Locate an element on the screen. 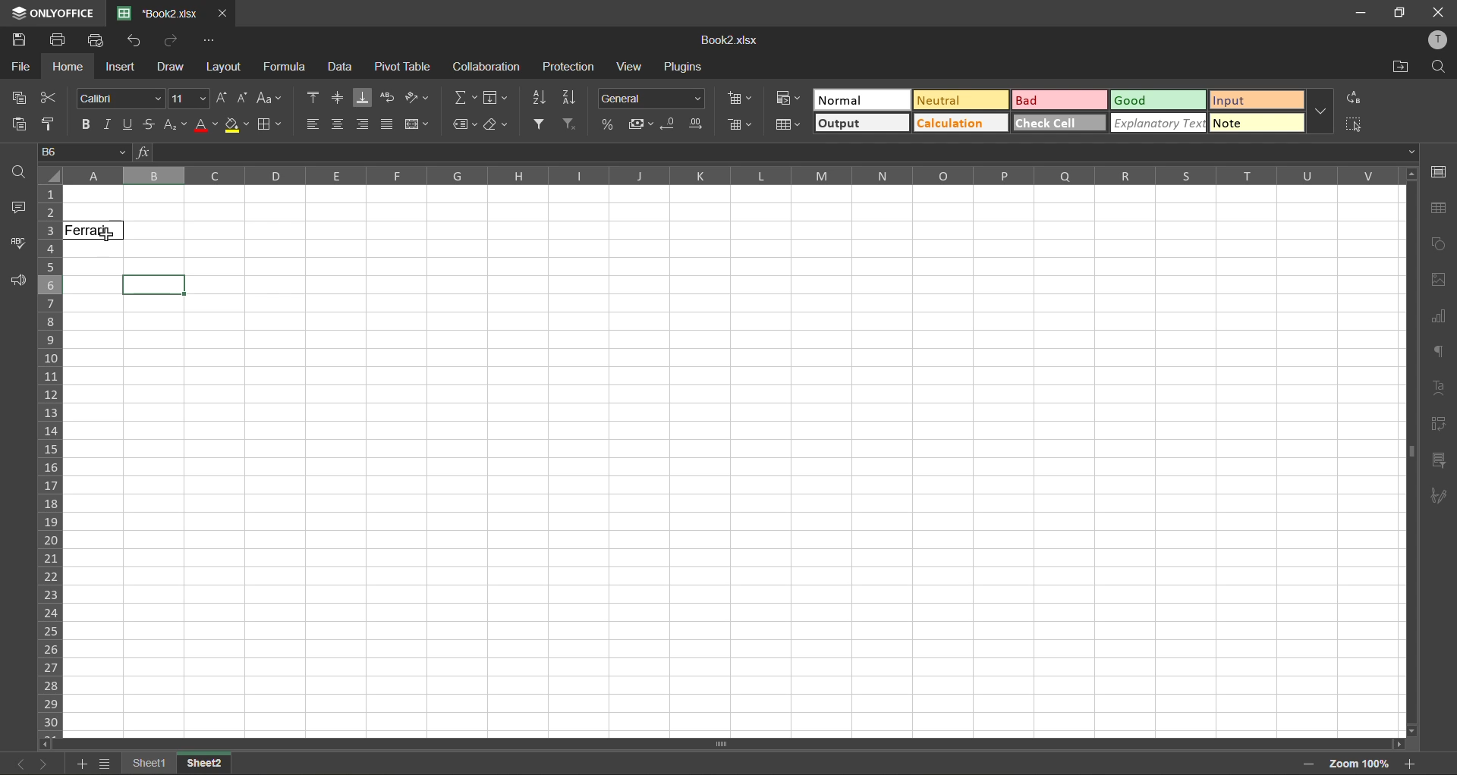 The height and width of the screenshot is (775, 1457). decrease decimal is located at coordinates (669, 124).